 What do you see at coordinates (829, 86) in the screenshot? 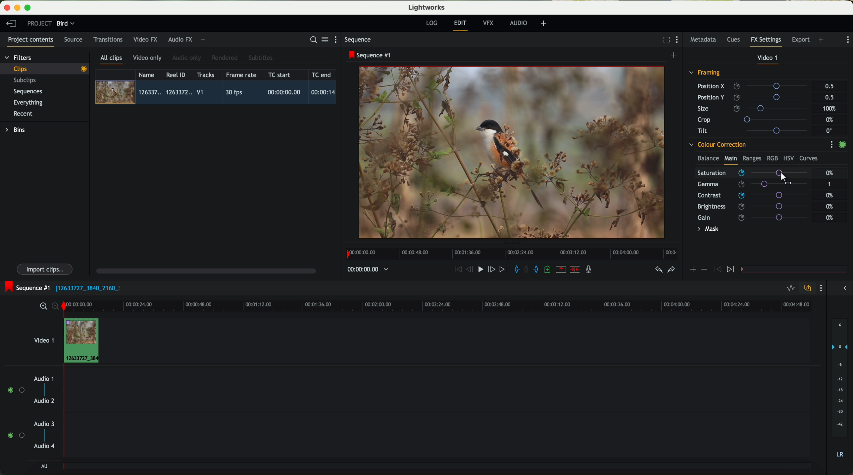
I see `0.5` at bounding box center [829, 86].